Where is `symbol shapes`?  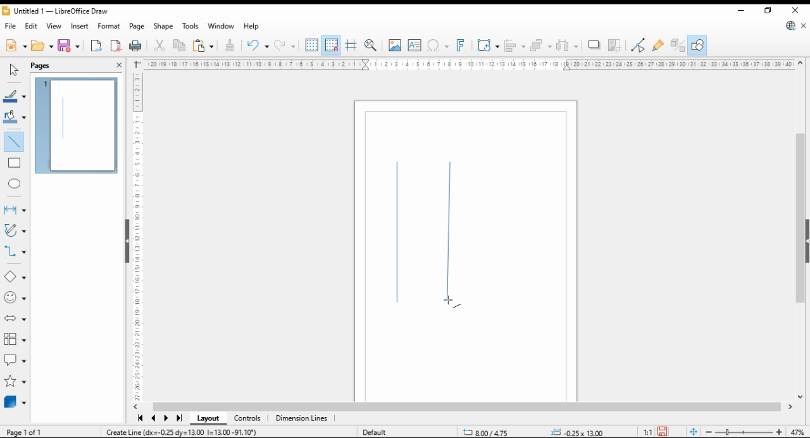 symbol shapes is located at coordinates (16, 298).